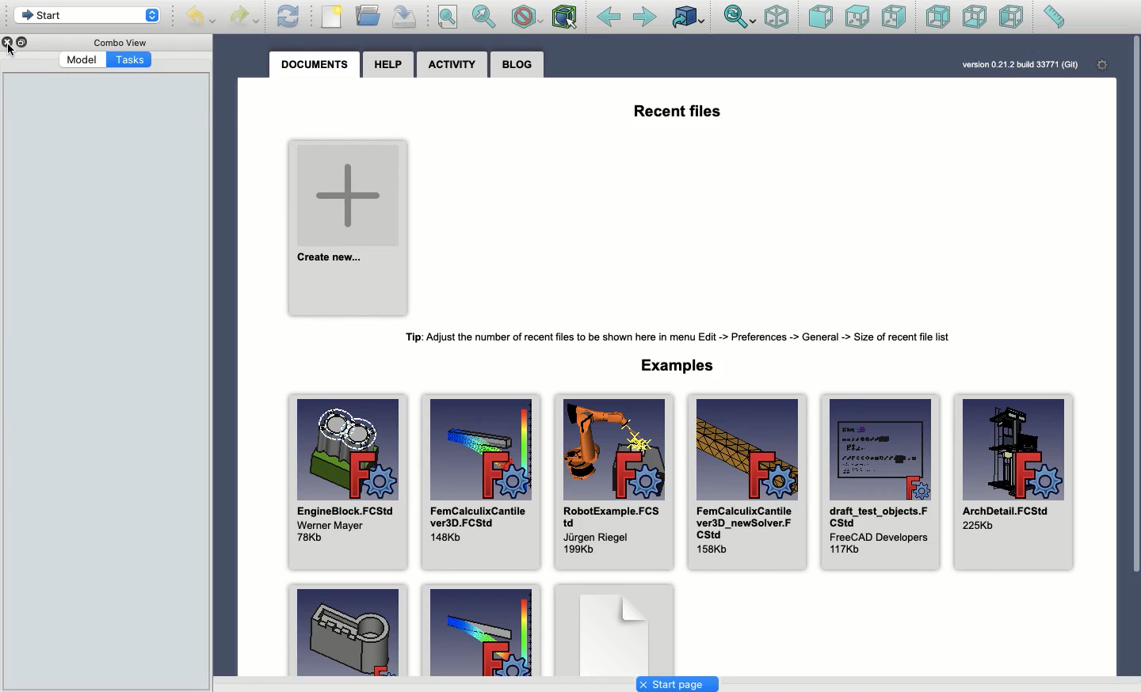  What do you see at coordinates (119, 42) in the screenshot?
I see `Combo view` at bounding box center [119, 42].